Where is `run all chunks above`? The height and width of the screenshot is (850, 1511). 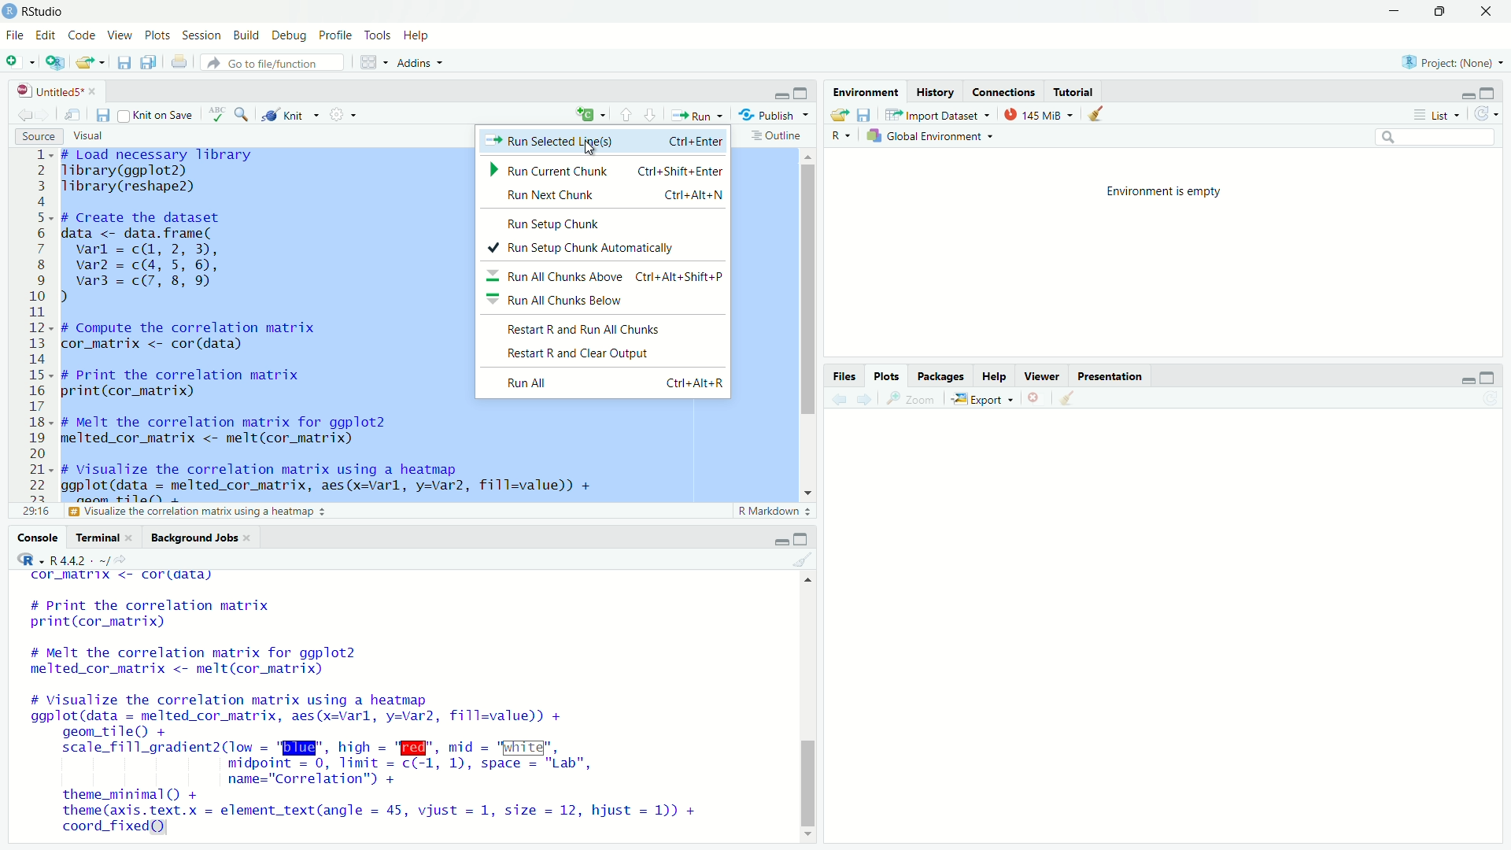 run all chunks above is located at coordinates (607, 275).